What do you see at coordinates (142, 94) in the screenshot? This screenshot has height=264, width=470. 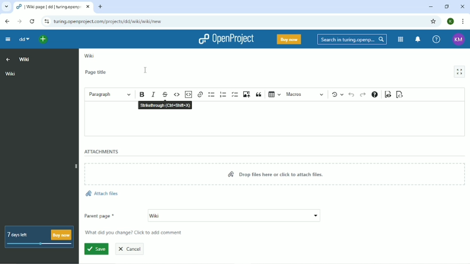 I see `Bold` at bounding box center [142, 94].